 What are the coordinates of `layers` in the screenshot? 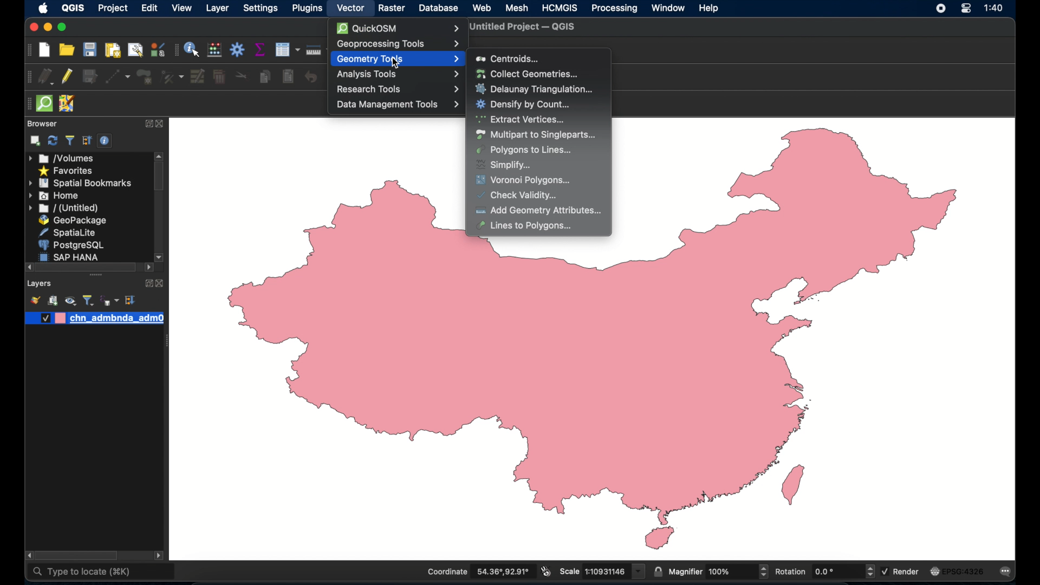 It's located at (39, 284).